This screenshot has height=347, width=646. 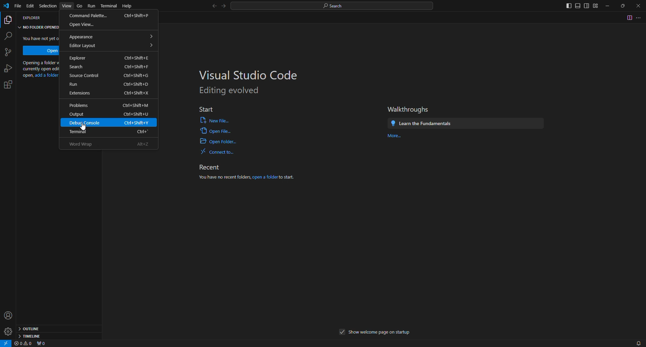 I want to click on Explorer, so click(x=108, y=56).